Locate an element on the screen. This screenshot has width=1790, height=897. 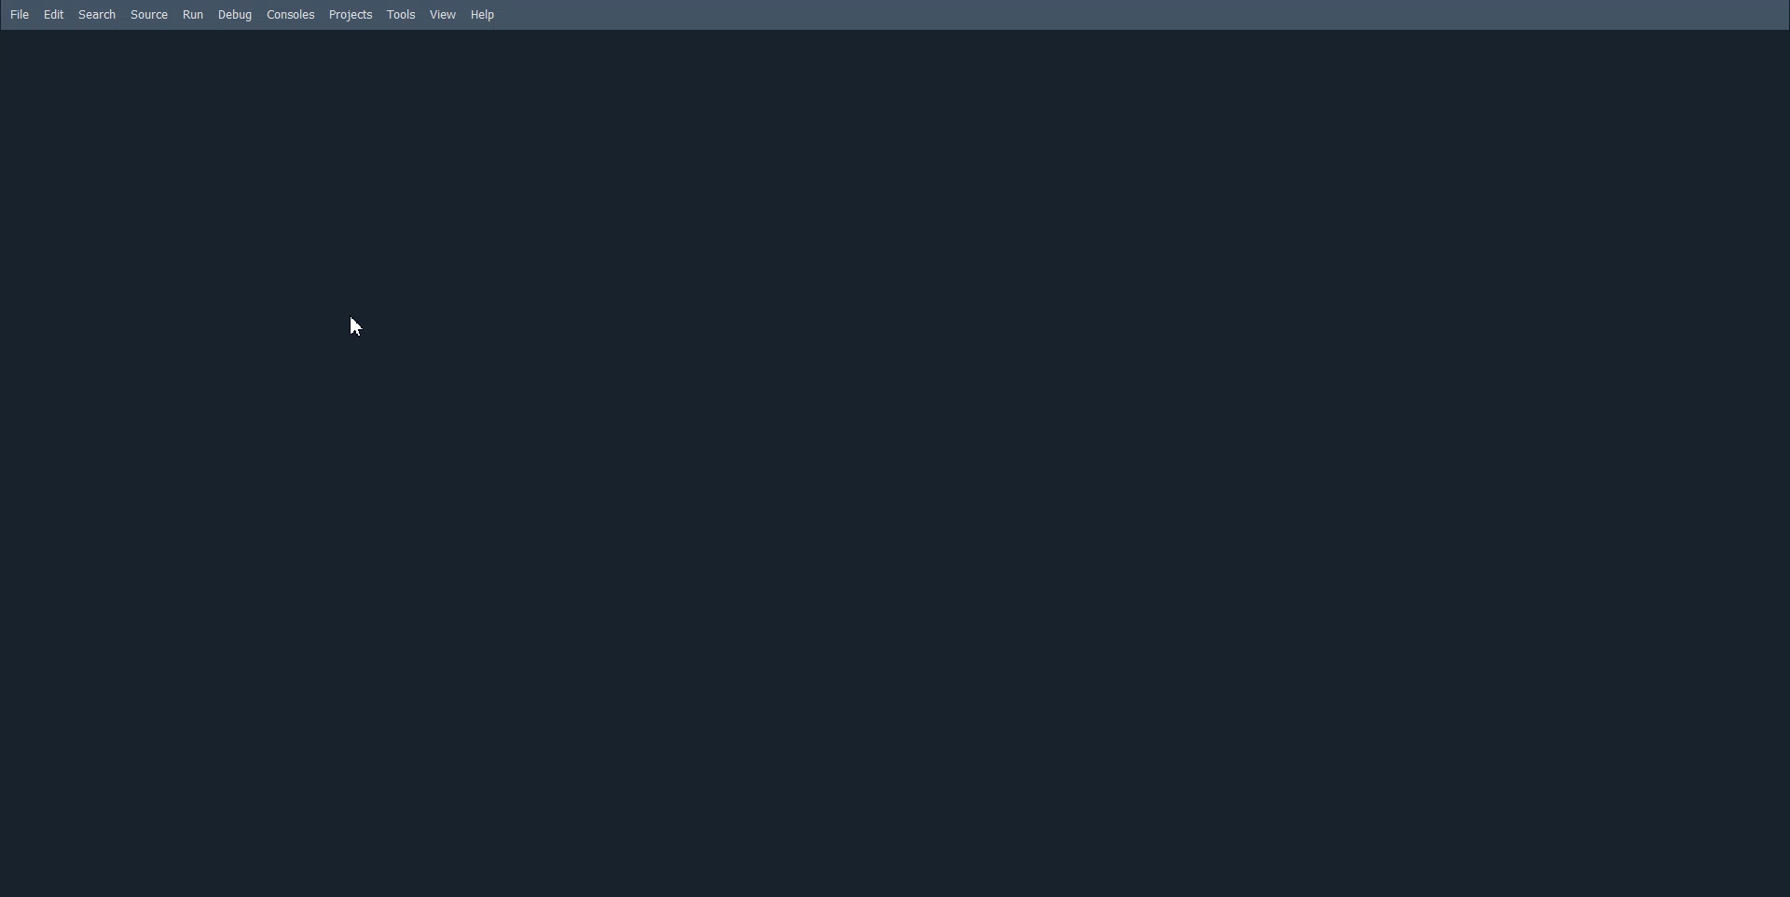
Source is located at coordinates (150, 14).